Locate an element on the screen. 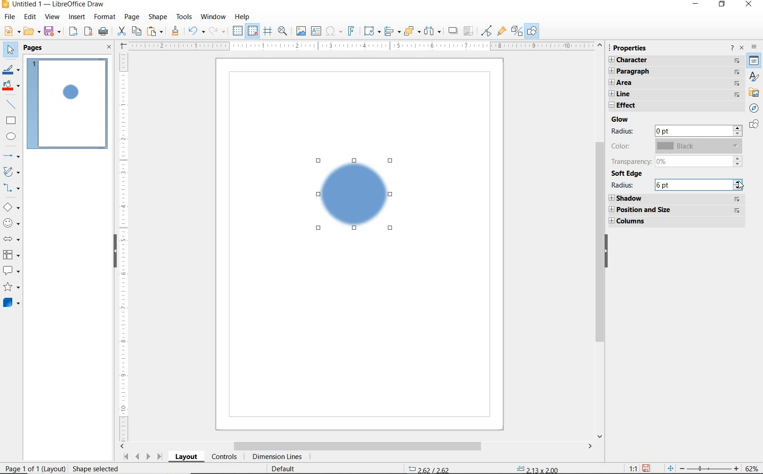 The height and width of the screenshot is (474, 763). Shapes is located at coordinates (754, 126).